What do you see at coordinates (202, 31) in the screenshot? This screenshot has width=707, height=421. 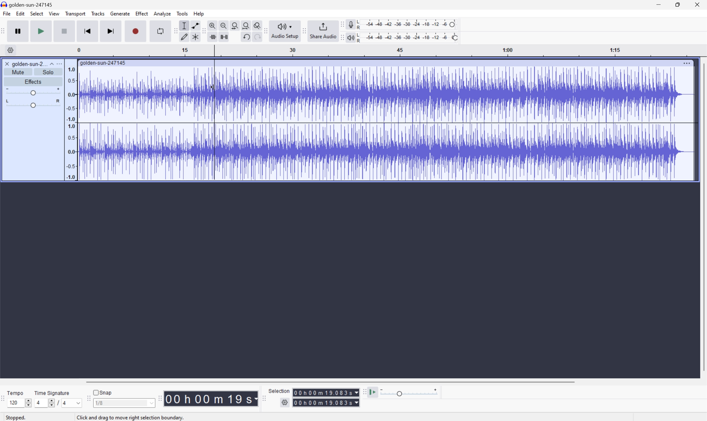 I see `Audacity tools toolbar` at bounding box center [202, 31].